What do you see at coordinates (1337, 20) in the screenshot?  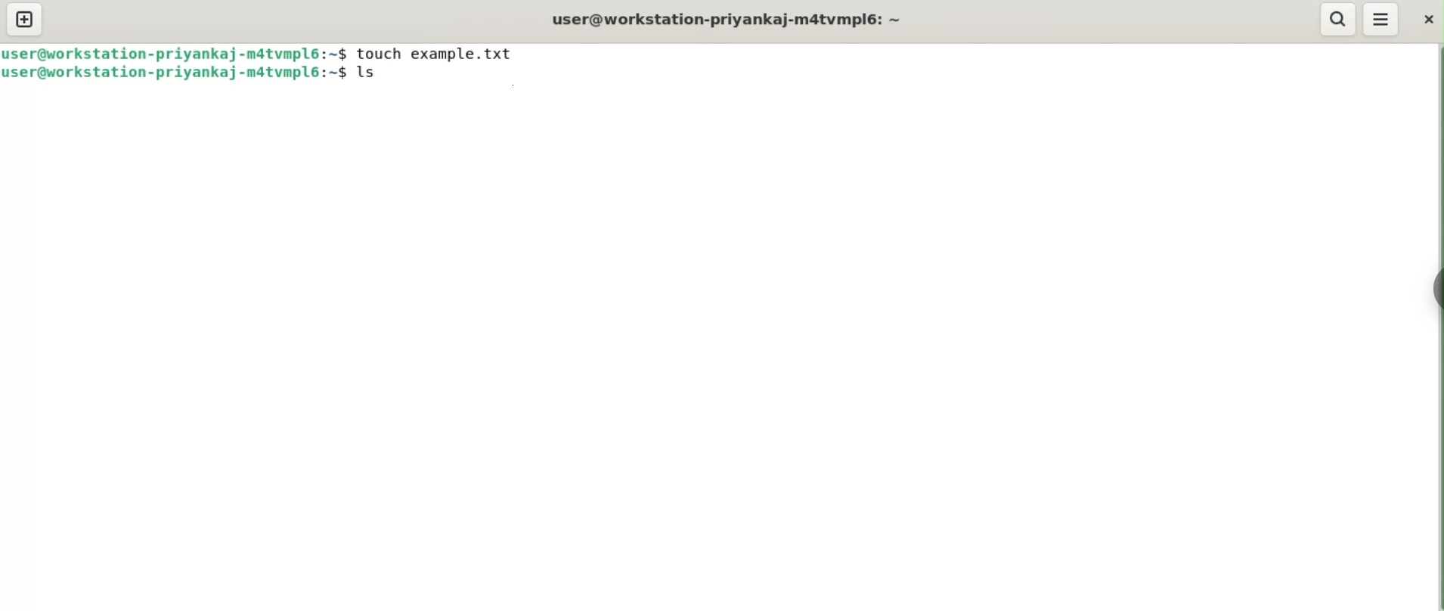 I see `search` at bounding box center [1337, 20].